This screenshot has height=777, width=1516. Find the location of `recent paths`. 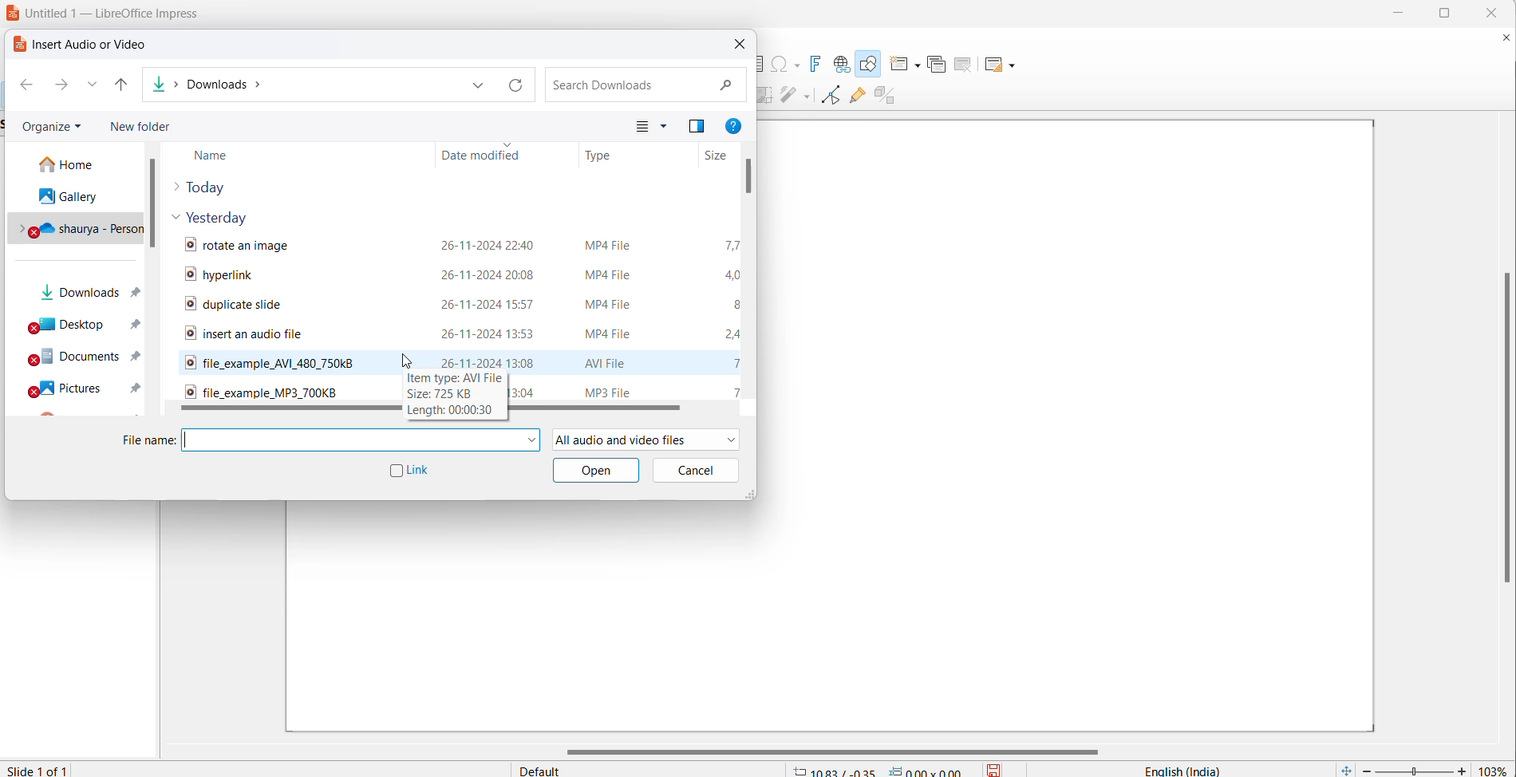

recent paths is located at coordinates (95, 83).